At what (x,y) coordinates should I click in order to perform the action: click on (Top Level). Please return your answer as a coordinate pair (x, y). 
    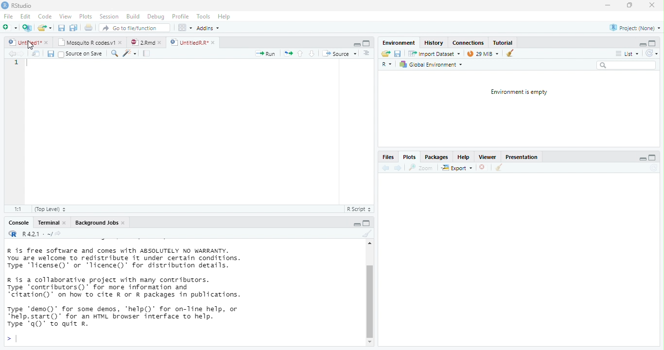
    Looking at the image, I should click on (48, 210).